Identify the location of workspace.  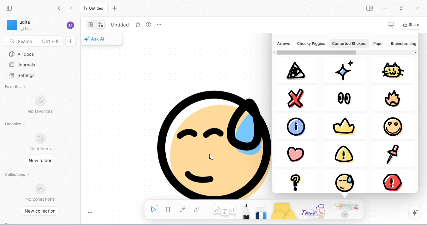
(22, 25).